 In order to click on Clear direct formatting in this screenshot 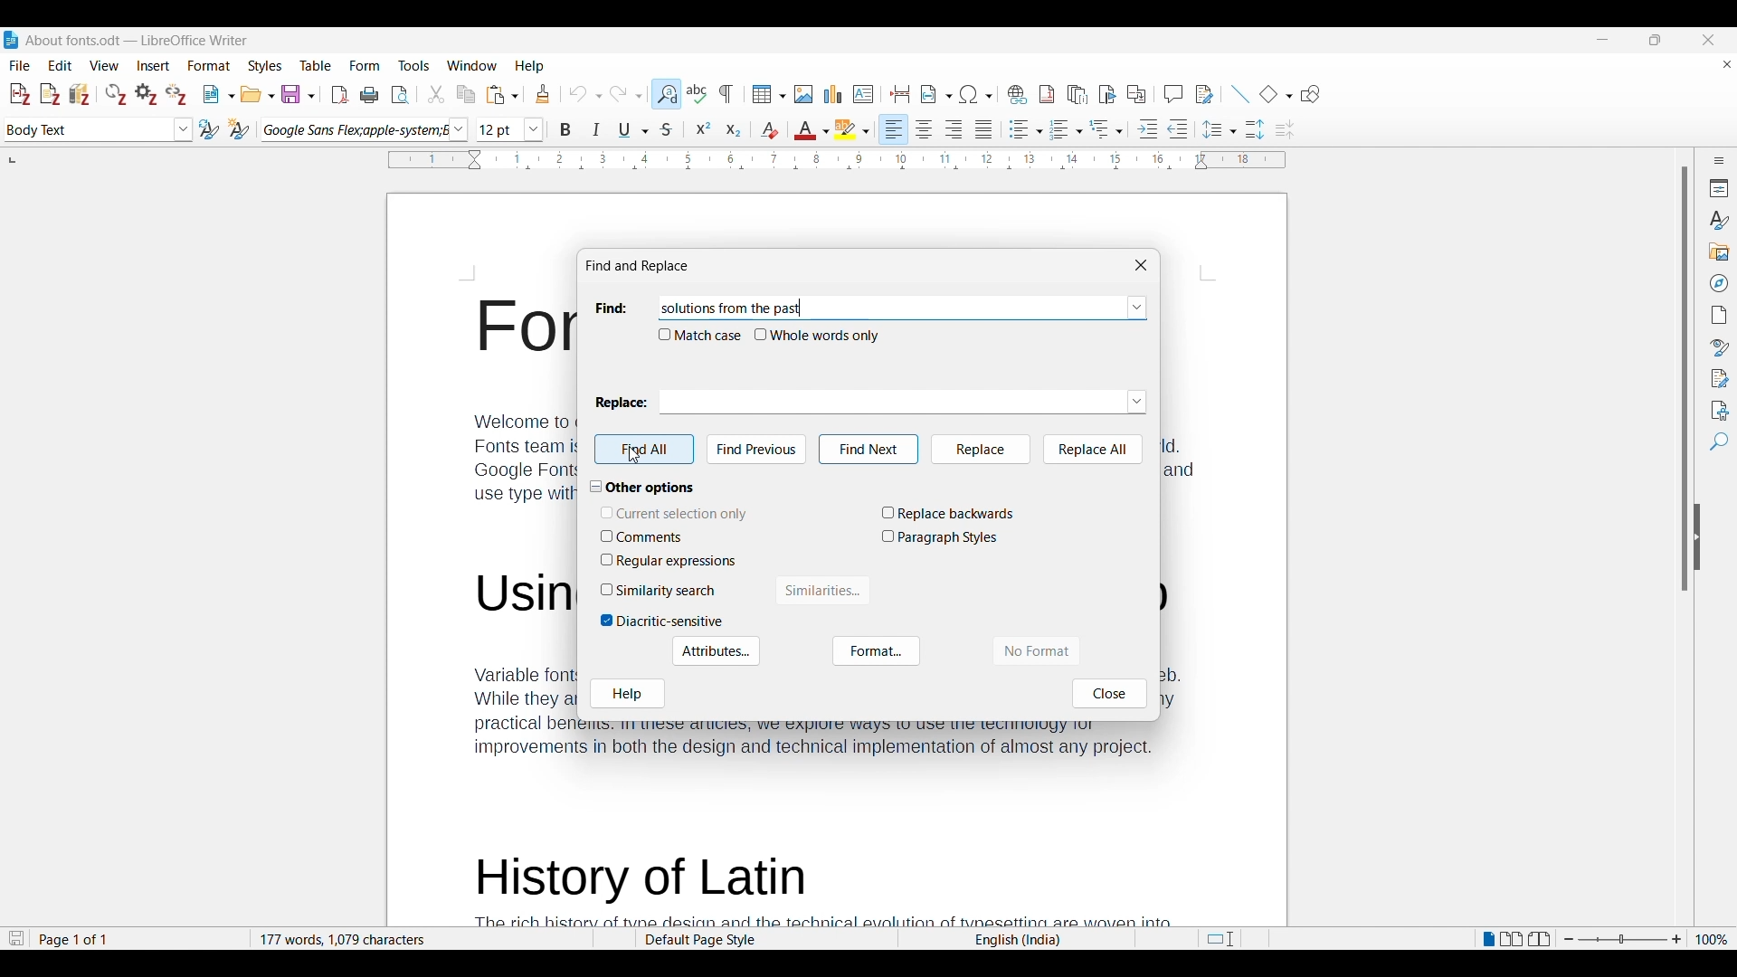, I will do `click(769, 129)`.